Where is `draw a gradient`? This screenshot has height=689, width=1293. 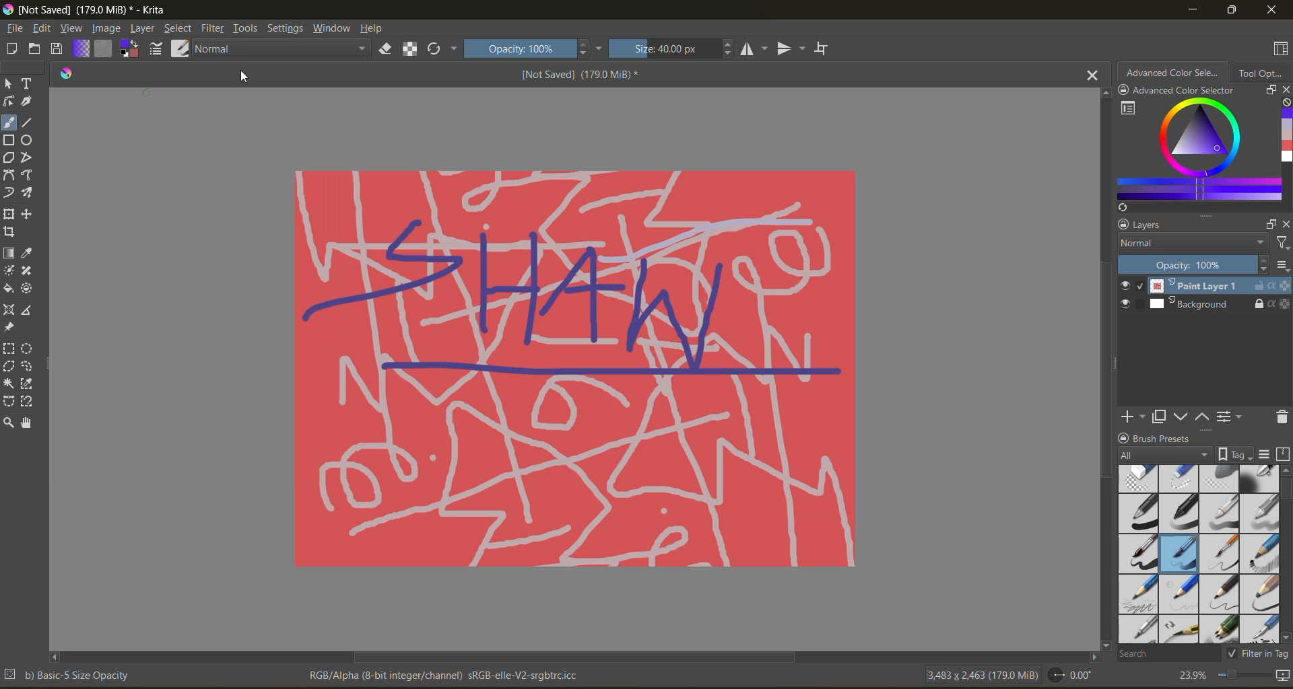 draw a gradient is located at coordinates (9, 253).